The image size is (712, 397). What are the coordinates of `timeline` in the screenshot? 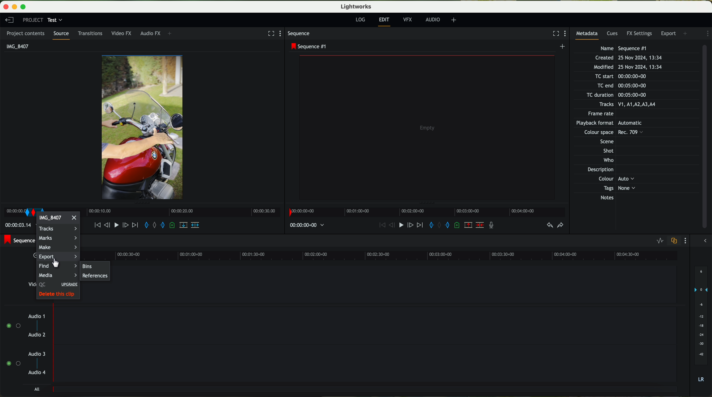 It's located at (426, 212).